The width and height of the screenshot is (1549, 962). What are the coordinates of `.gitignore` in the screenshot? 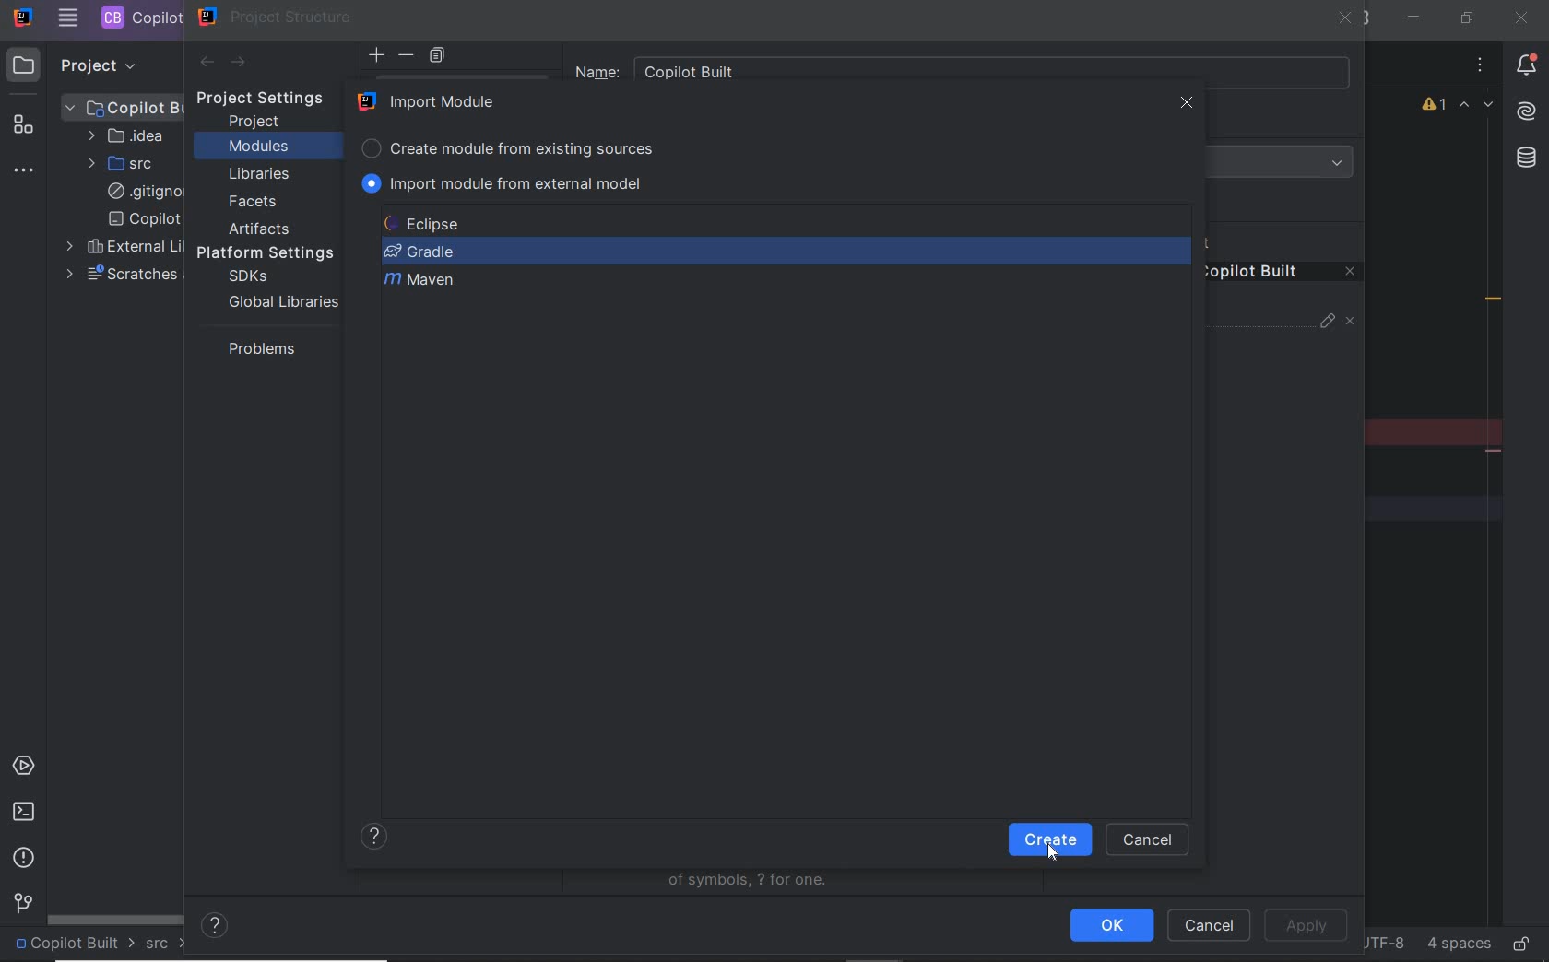 It's located at (141, 193).